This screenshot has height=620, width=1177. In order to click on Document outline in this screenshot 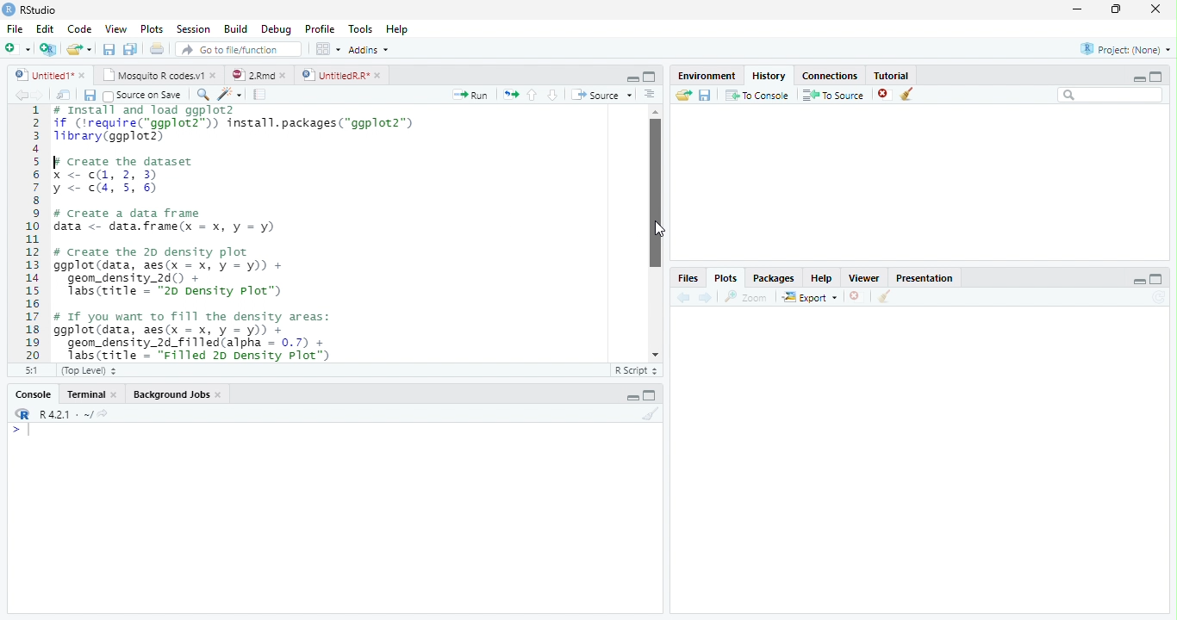, I will do `click(650, 96)`.